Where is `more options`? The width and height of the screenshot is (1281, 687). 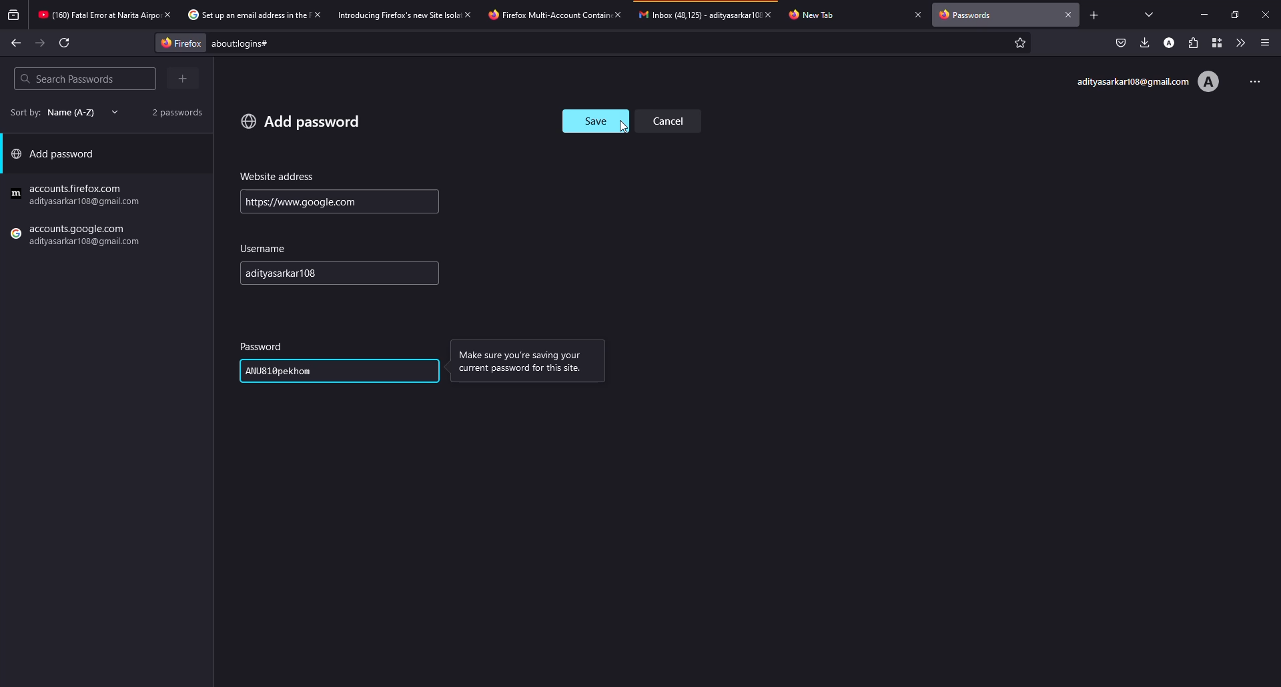
more options is located at coordinates (1250, 80).